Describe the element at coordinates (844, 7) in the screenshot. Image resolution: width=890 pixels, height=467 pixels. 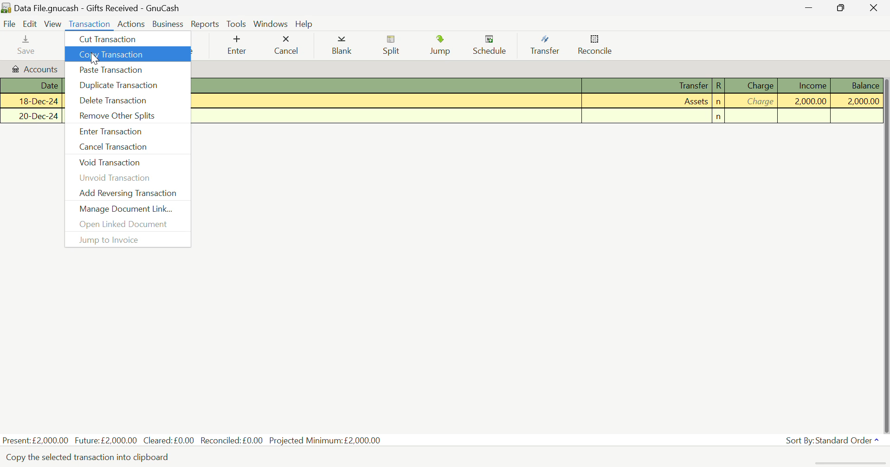
I see `Minimize` at that location.